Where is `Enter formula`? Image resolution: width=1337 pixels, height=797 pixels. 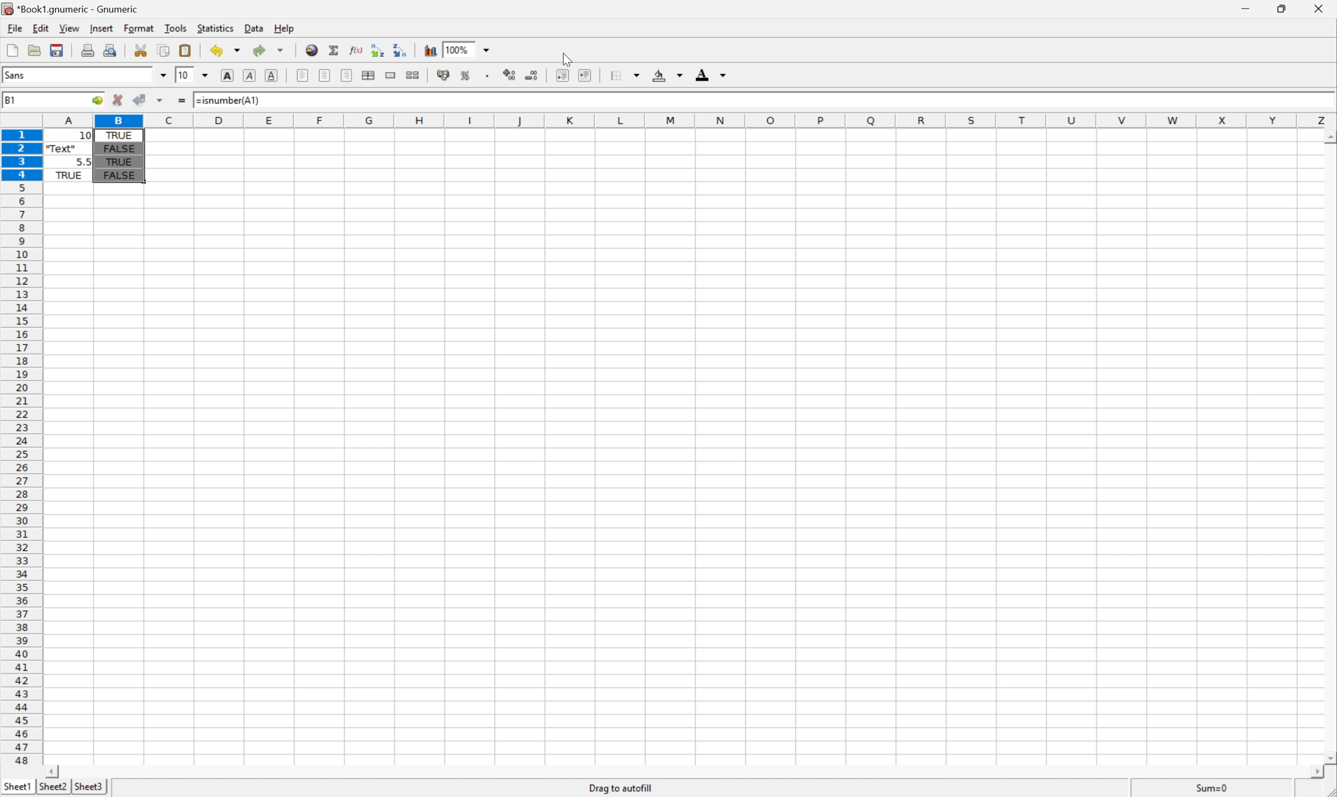
Enter formula is located at coordinates (181, 100).